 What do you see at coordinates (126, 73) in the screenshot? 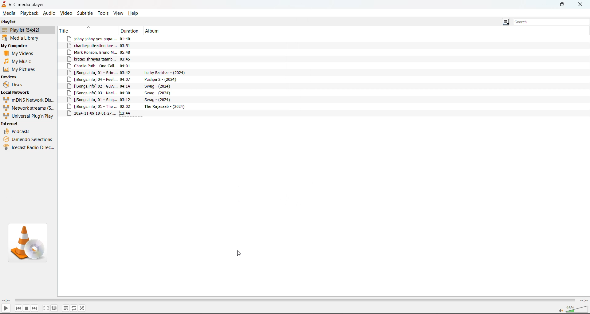
I see `track 6 title, duration and album details` at bounding box center [126, 73].